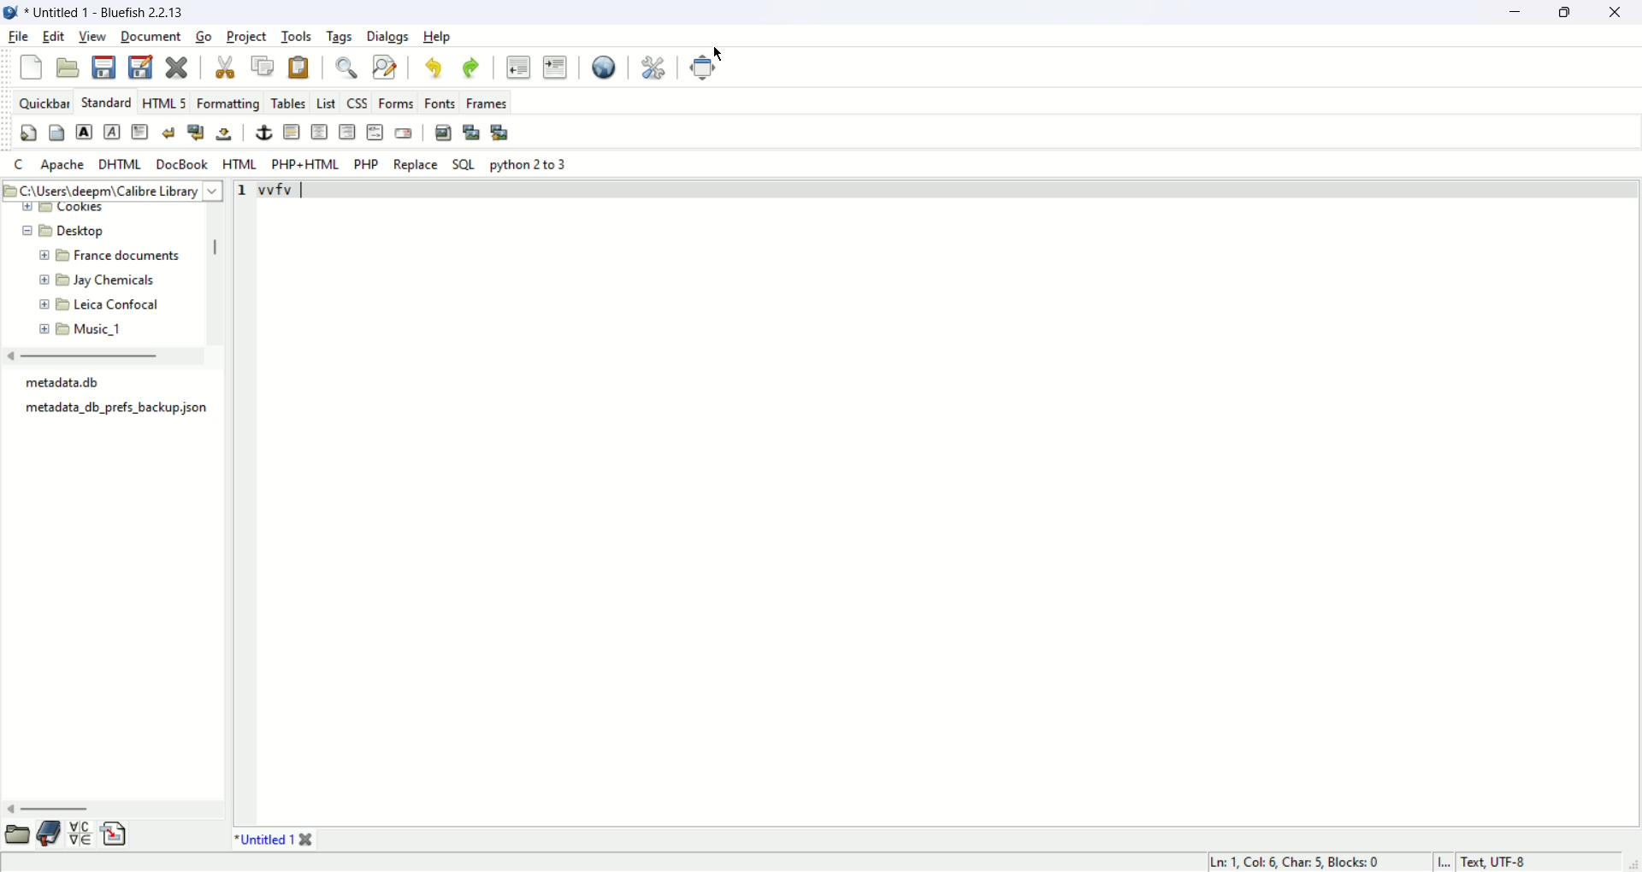 Image resolution: width=1642 pixels, height=872 pixels. What do you see at coordinates (110, 11) in the screenshot?
I see `title` at bounding box center [110, 11].